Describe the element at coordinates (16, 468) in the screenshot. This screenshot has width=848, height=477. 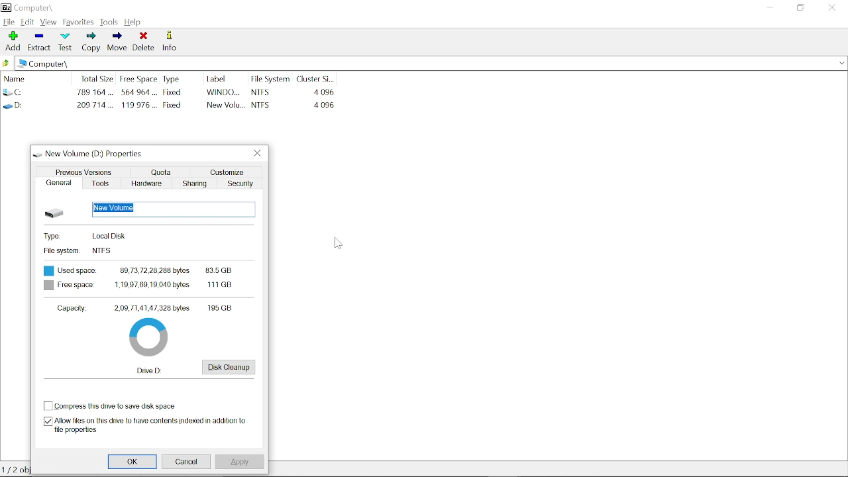
I see `0/2 ` at that location.